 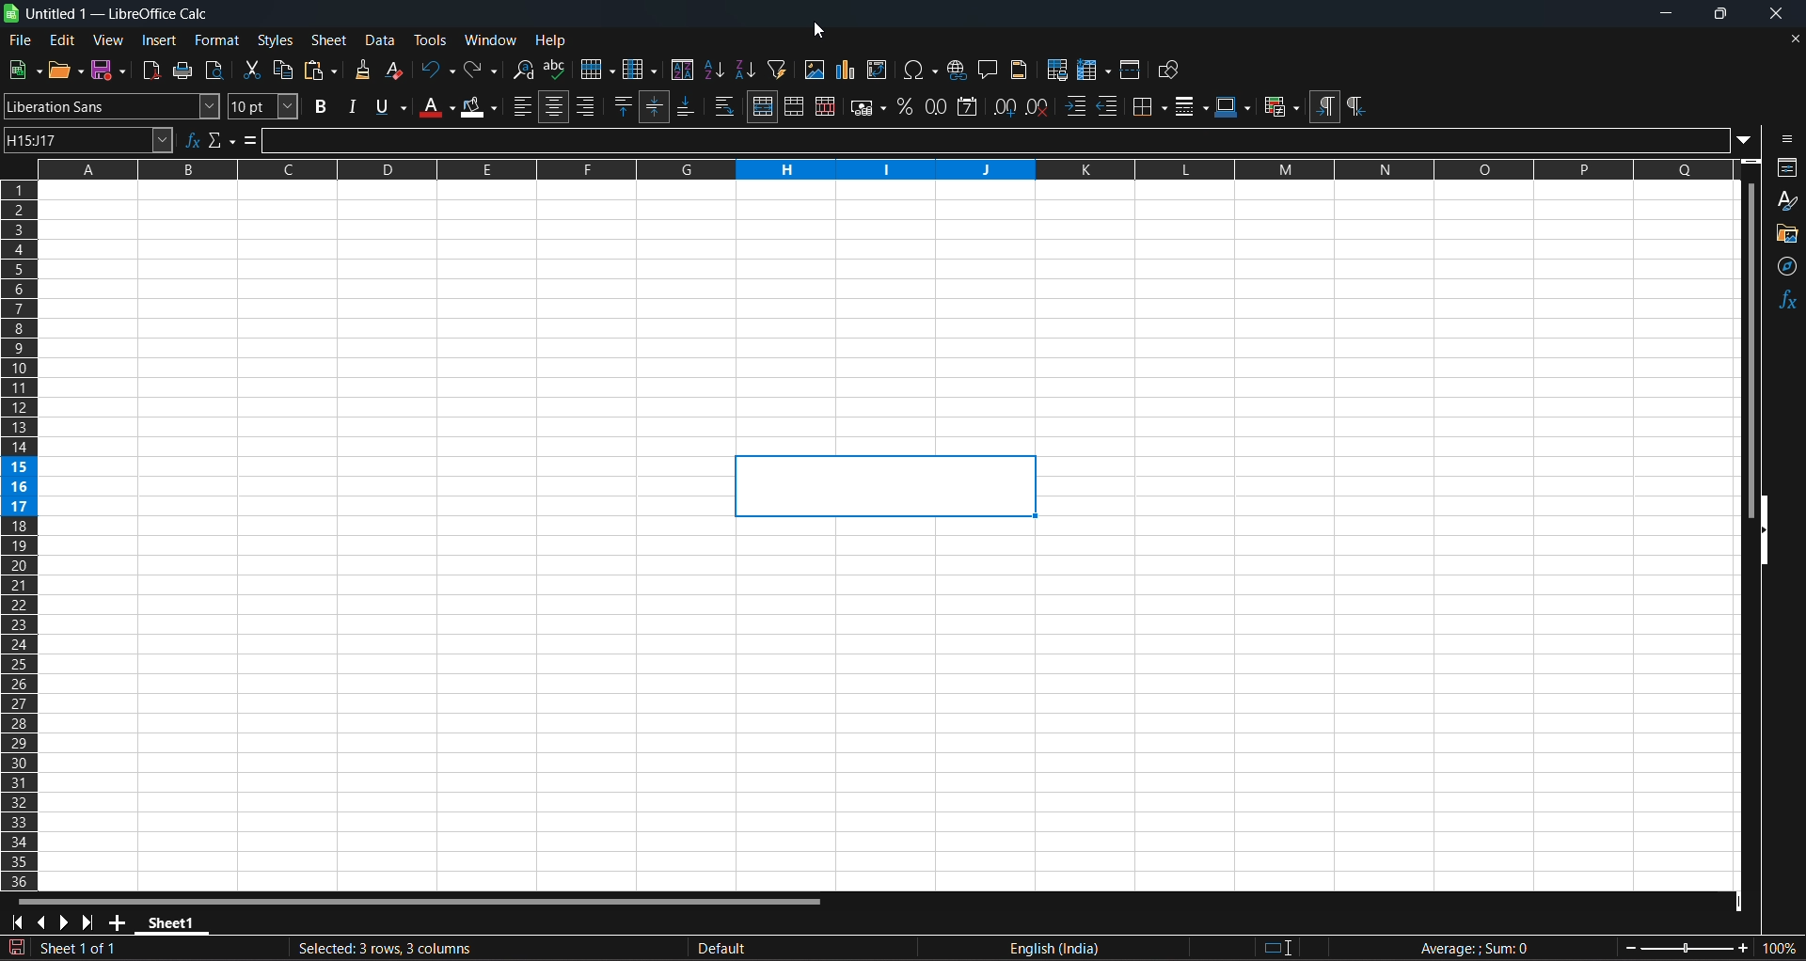 I want to click on wrap text, so click(x=727, y=104).